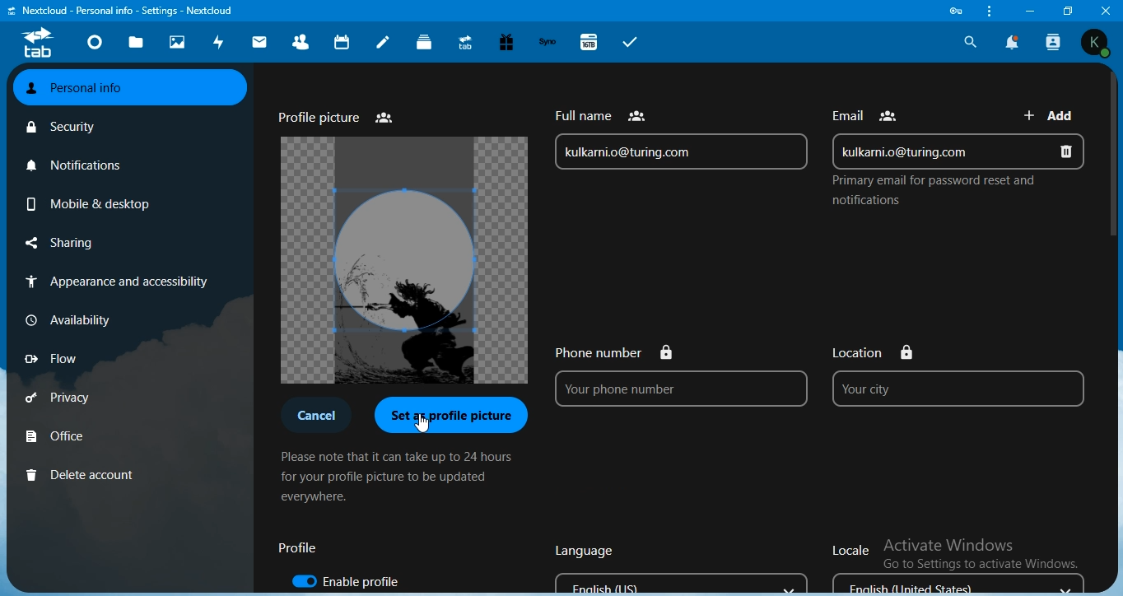 This screenshot has height=596, width=1123. What do you see at coordinates (126, 11) in the screenshot?
I see `text` at bounding box center [126, 11].